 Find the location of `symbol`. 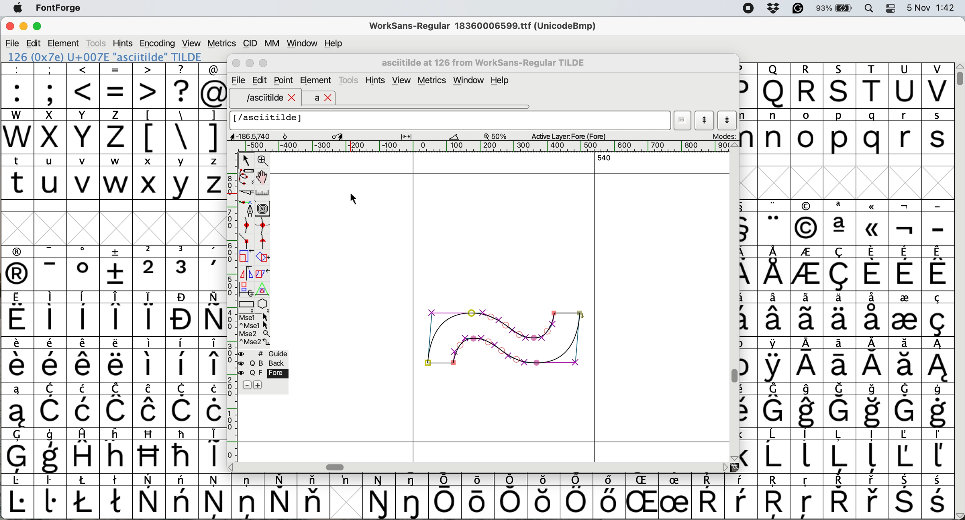

symbol is located at coordinates (380, 497).